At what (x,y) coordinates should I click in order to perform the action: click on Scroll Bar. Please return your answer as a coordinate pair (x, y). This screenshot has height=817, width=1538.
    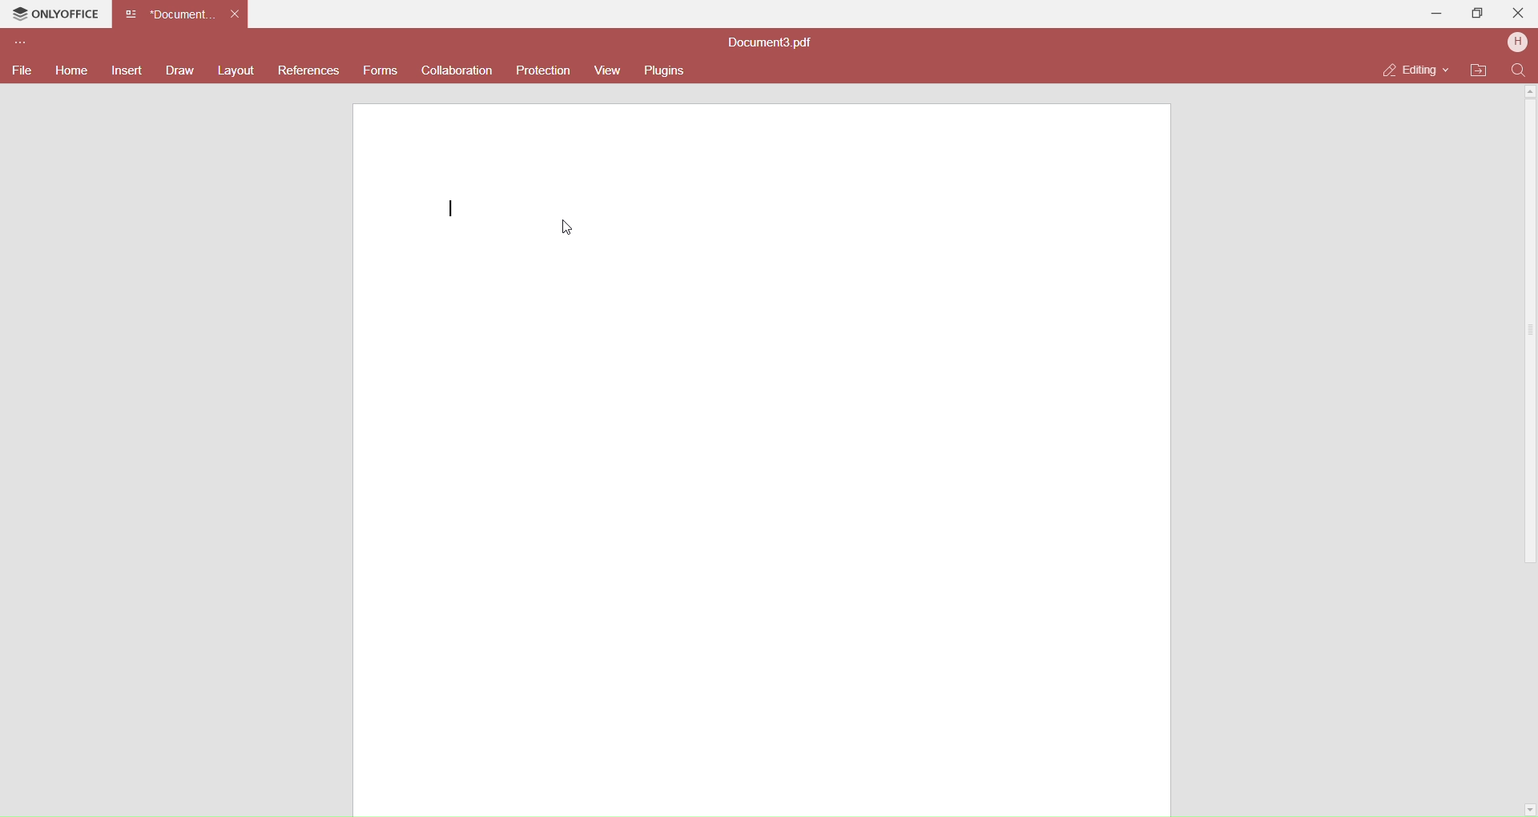
    Looking at the image, I should click on (1528, 333).